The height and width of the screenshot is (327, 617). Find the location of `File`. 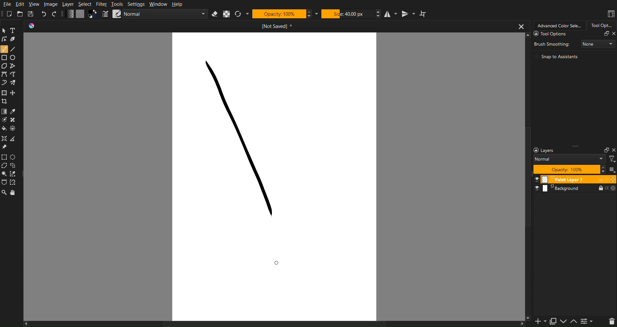

File is located at coordinates (6, 4).